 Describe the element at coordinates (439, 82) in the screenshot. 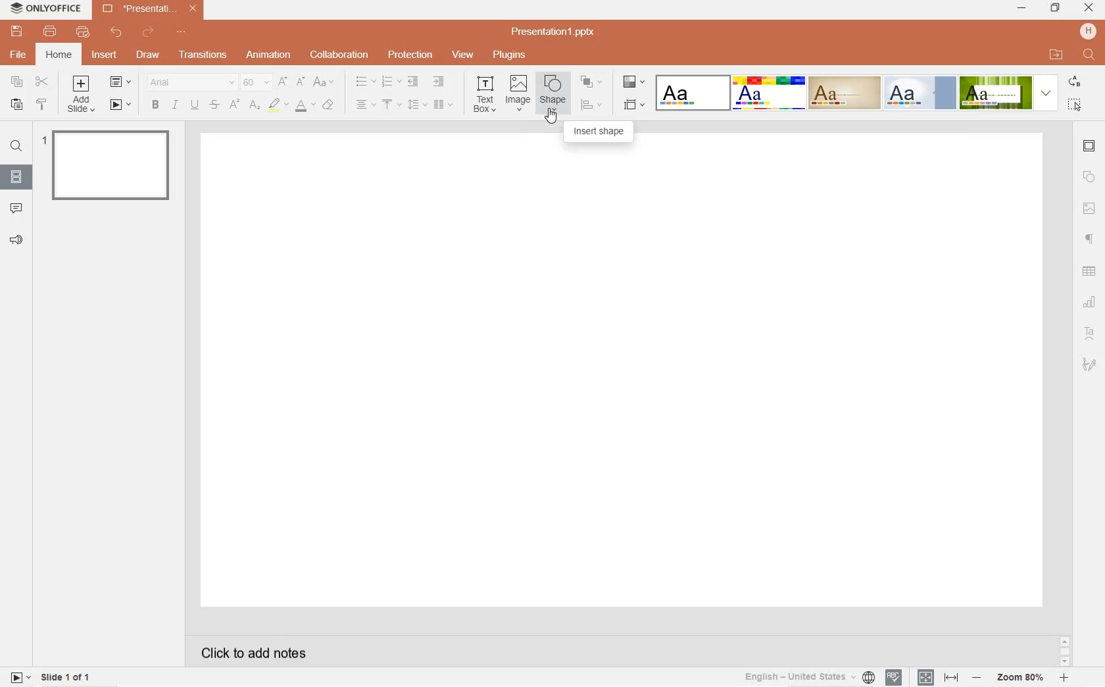

I see `increase indent` at that location.